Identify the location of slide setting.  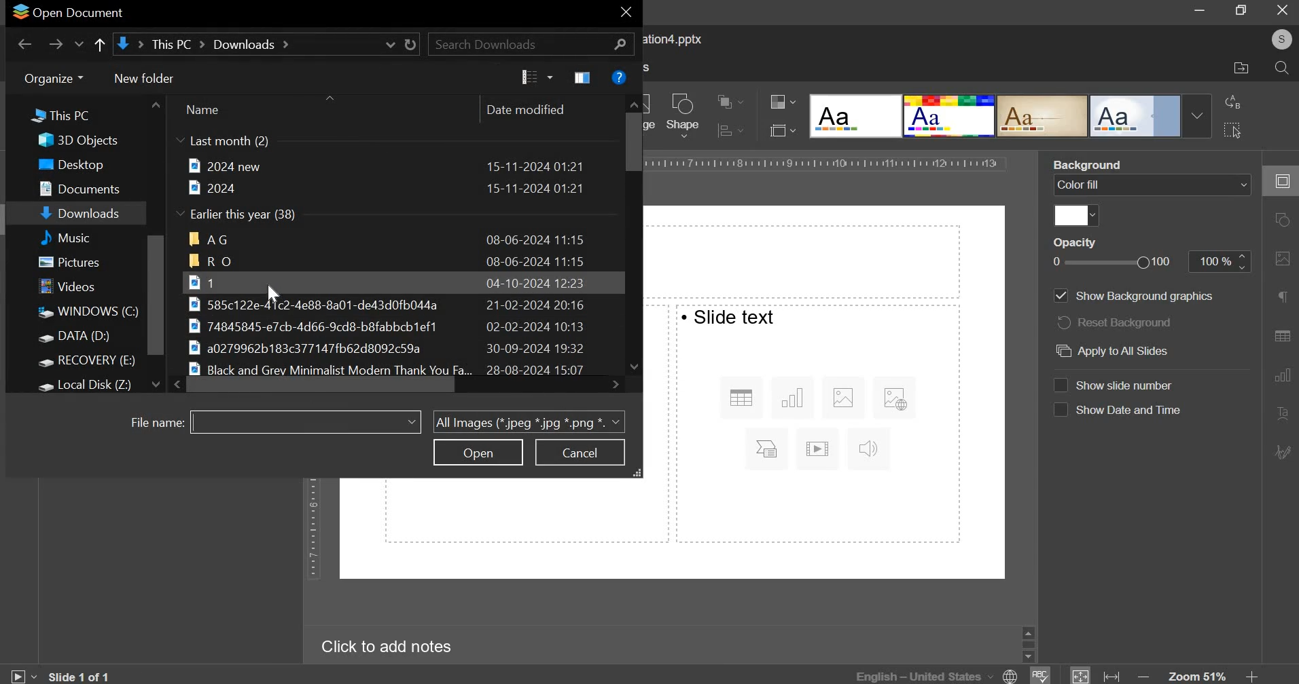
(1279, 181).